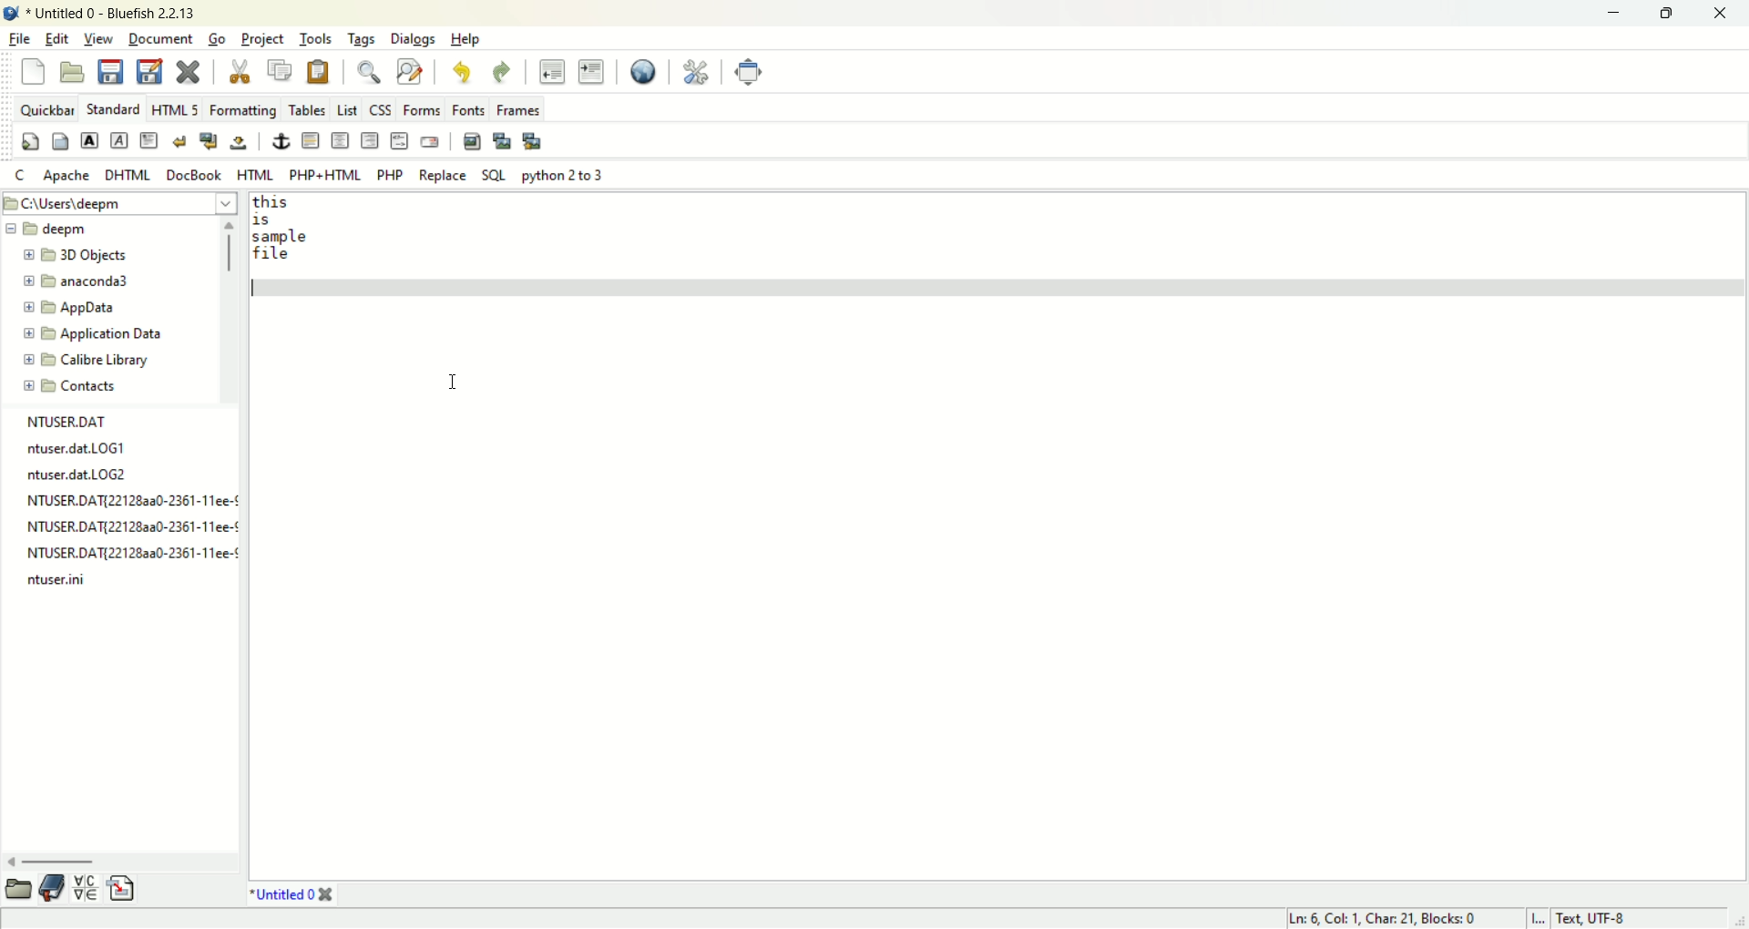 The height and width of the screenshot is (929, 1749). I want to click on app, so click(72, 309).